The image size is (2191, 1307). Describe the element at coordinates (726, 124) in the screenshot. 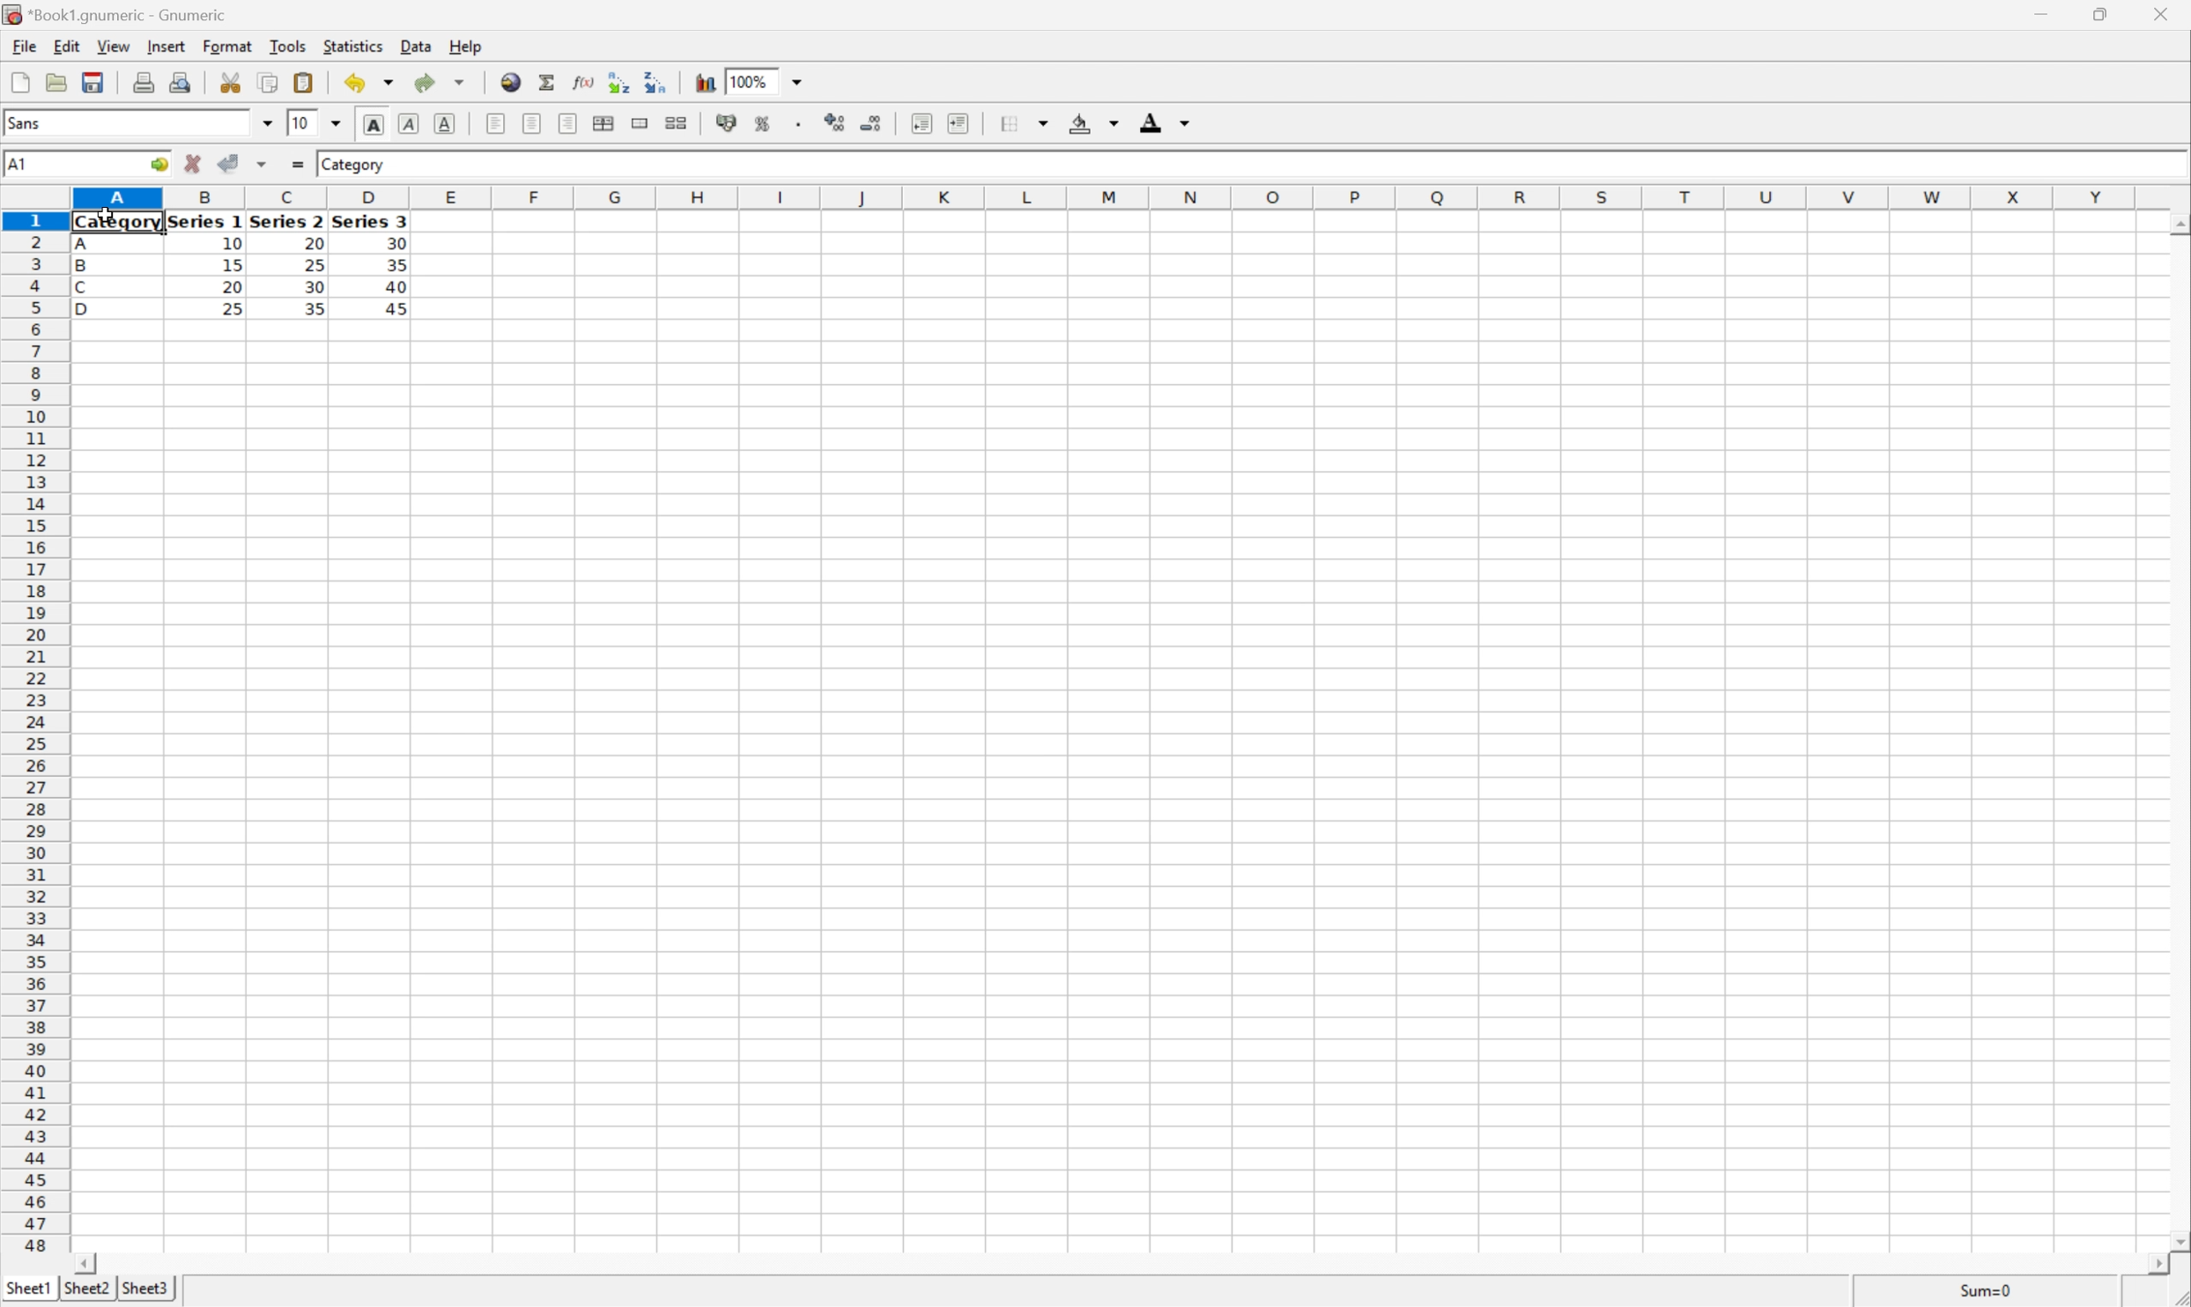

I see `Format the selection as accounting` at that location.